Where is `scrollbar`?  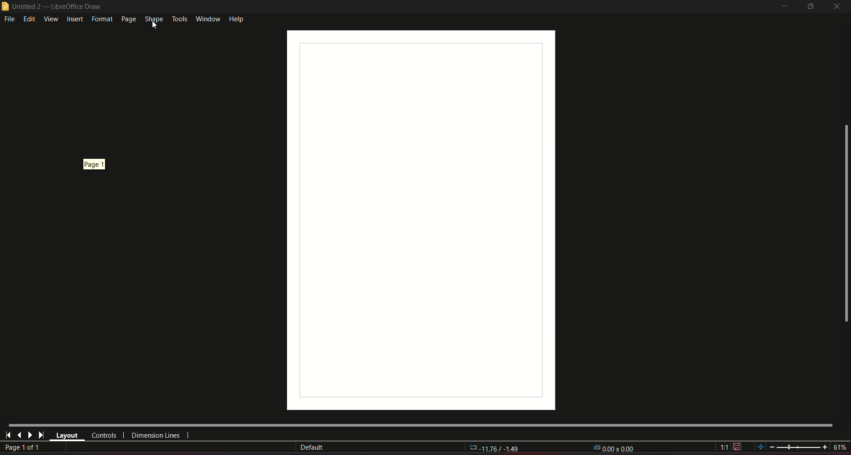 scrollbar is located at coordinates (845, 224).